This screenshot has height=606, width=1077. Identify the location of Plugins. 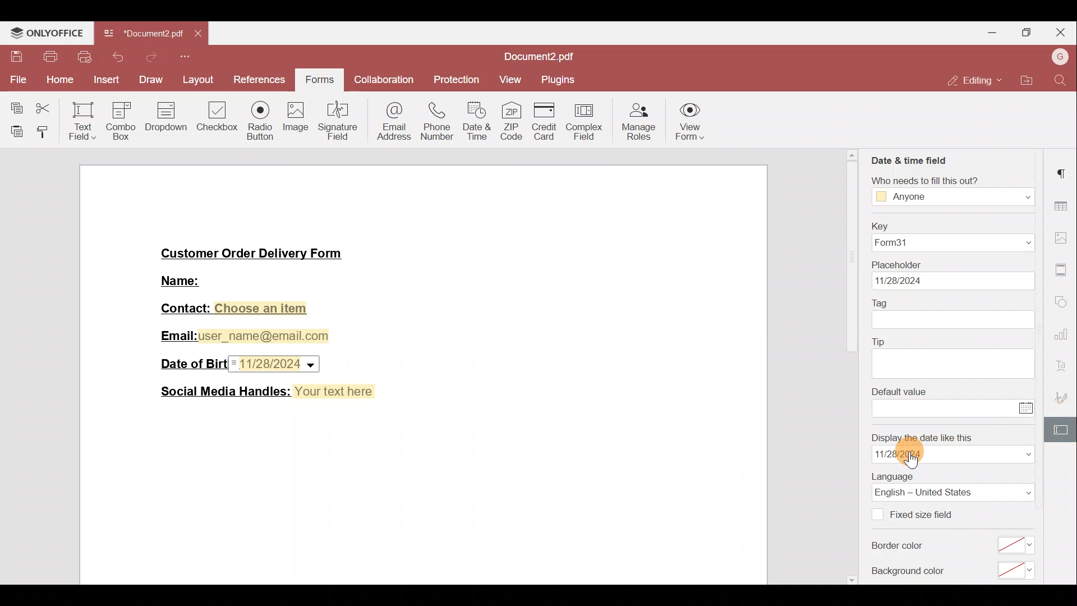
(563, 79).